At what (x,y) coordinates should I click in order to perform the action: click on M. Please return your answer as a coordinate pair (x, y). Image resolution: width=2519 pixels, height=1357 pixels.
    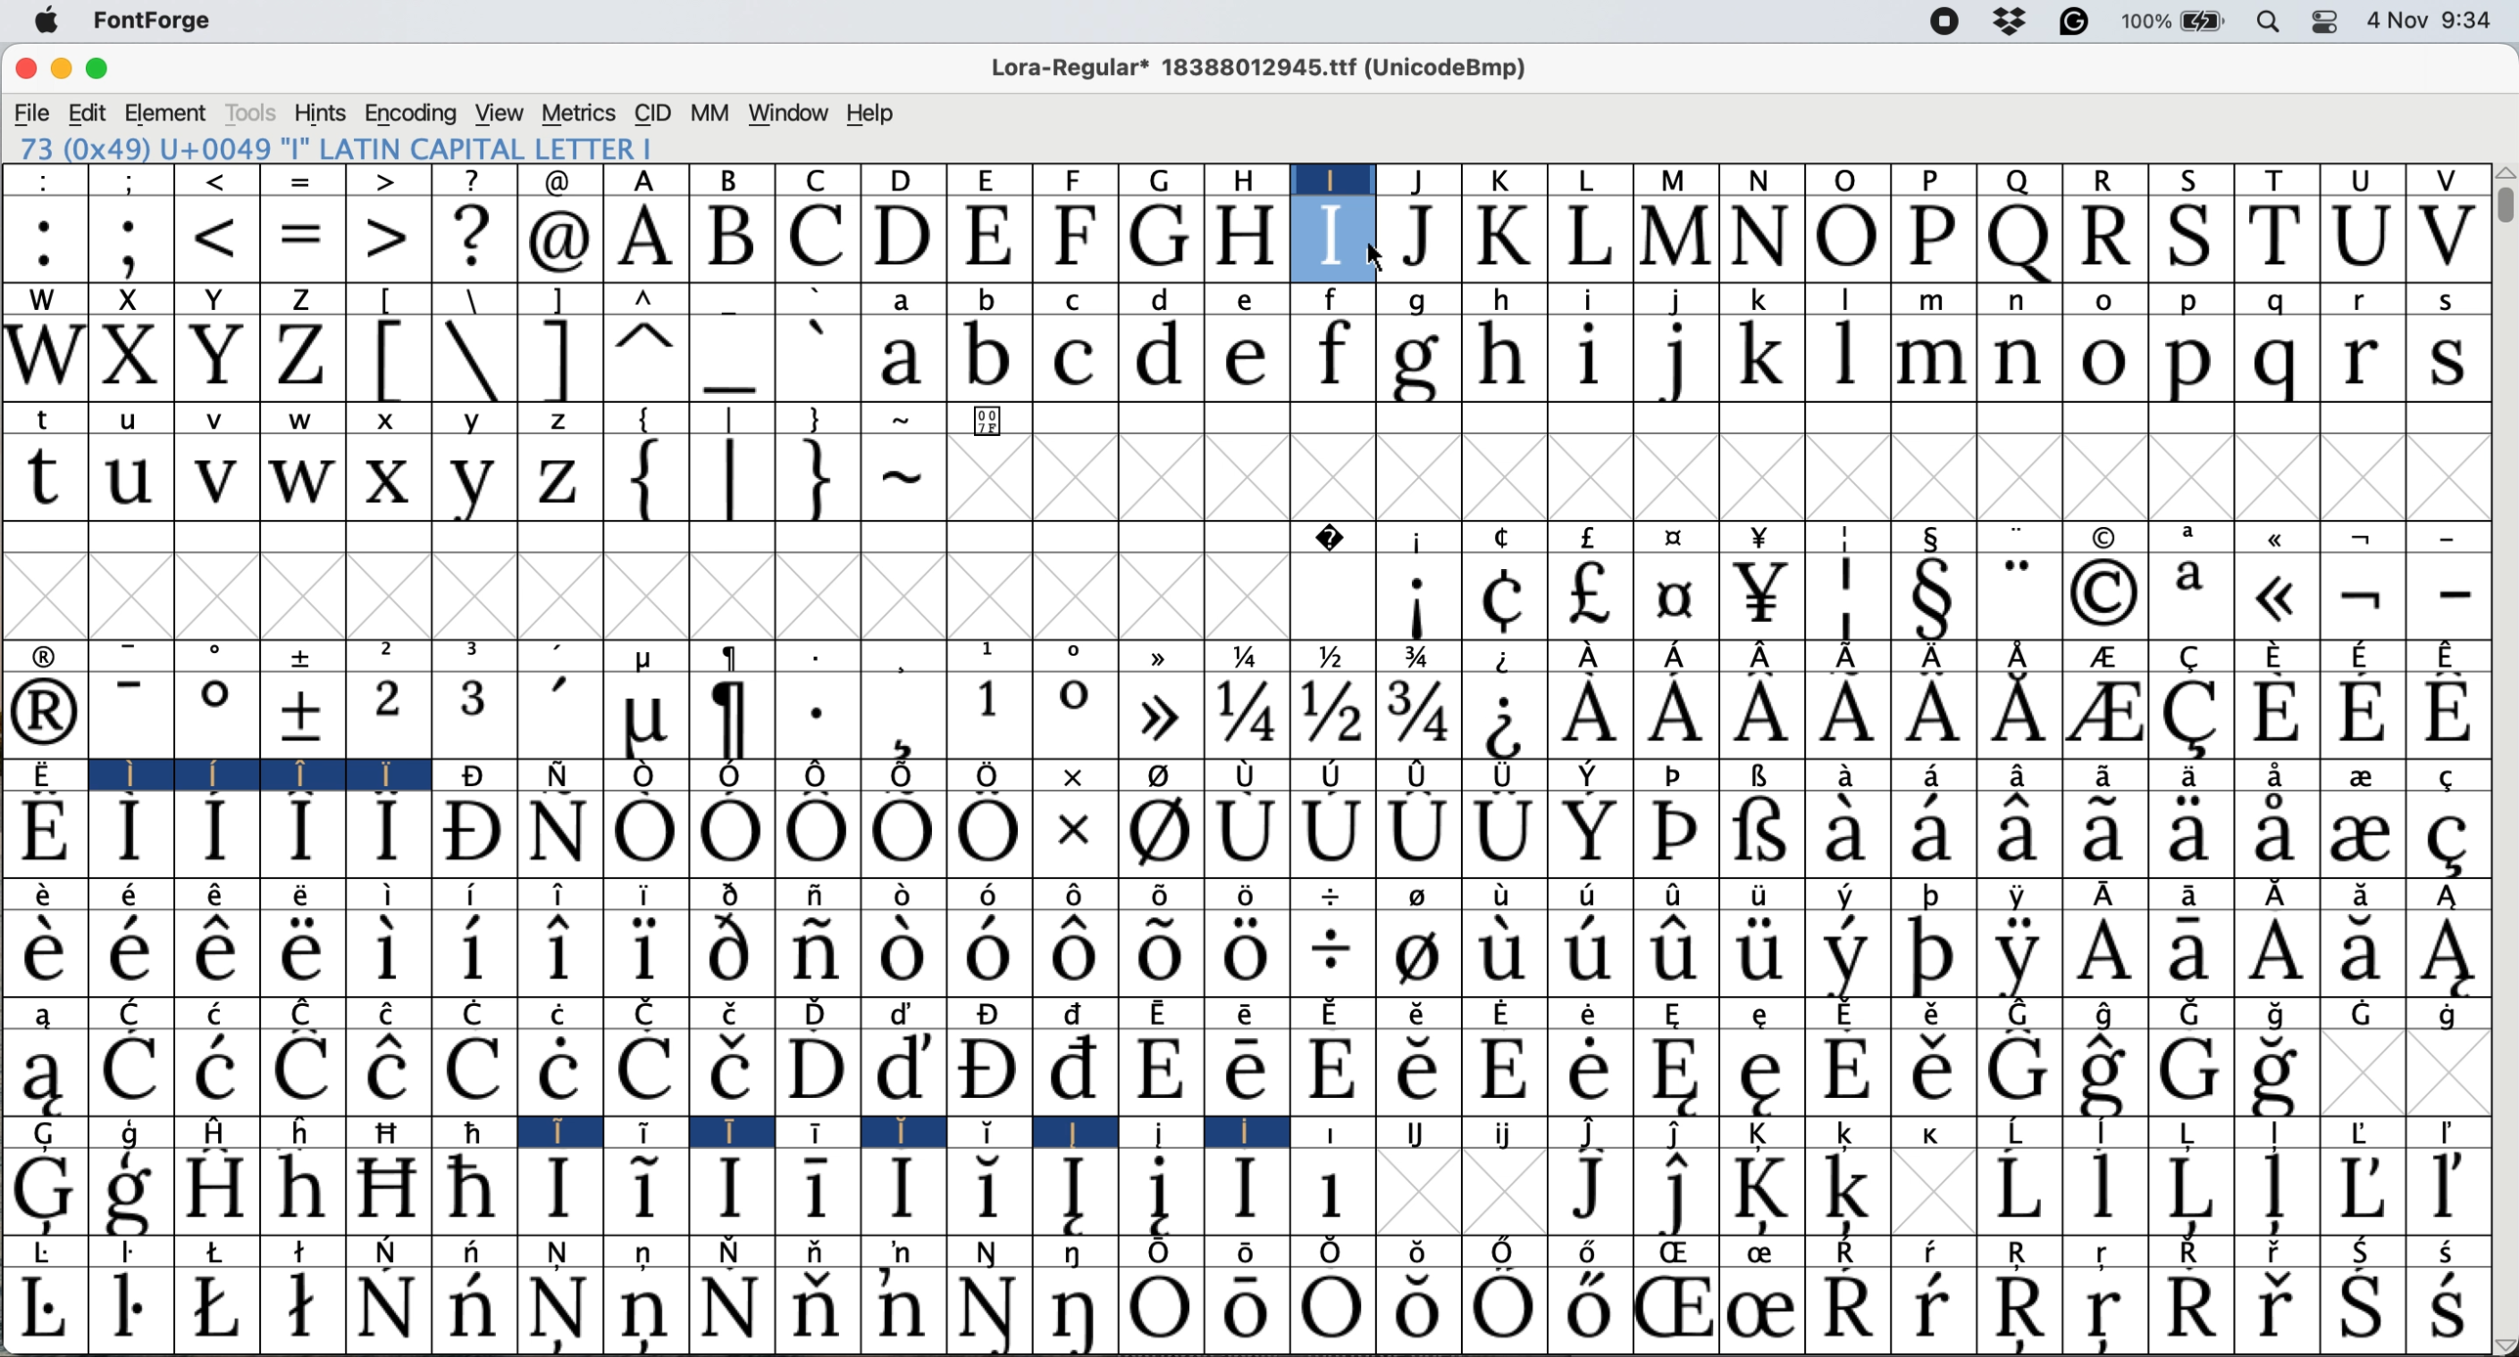
    Looking at the image, I should click on (1676, 238).